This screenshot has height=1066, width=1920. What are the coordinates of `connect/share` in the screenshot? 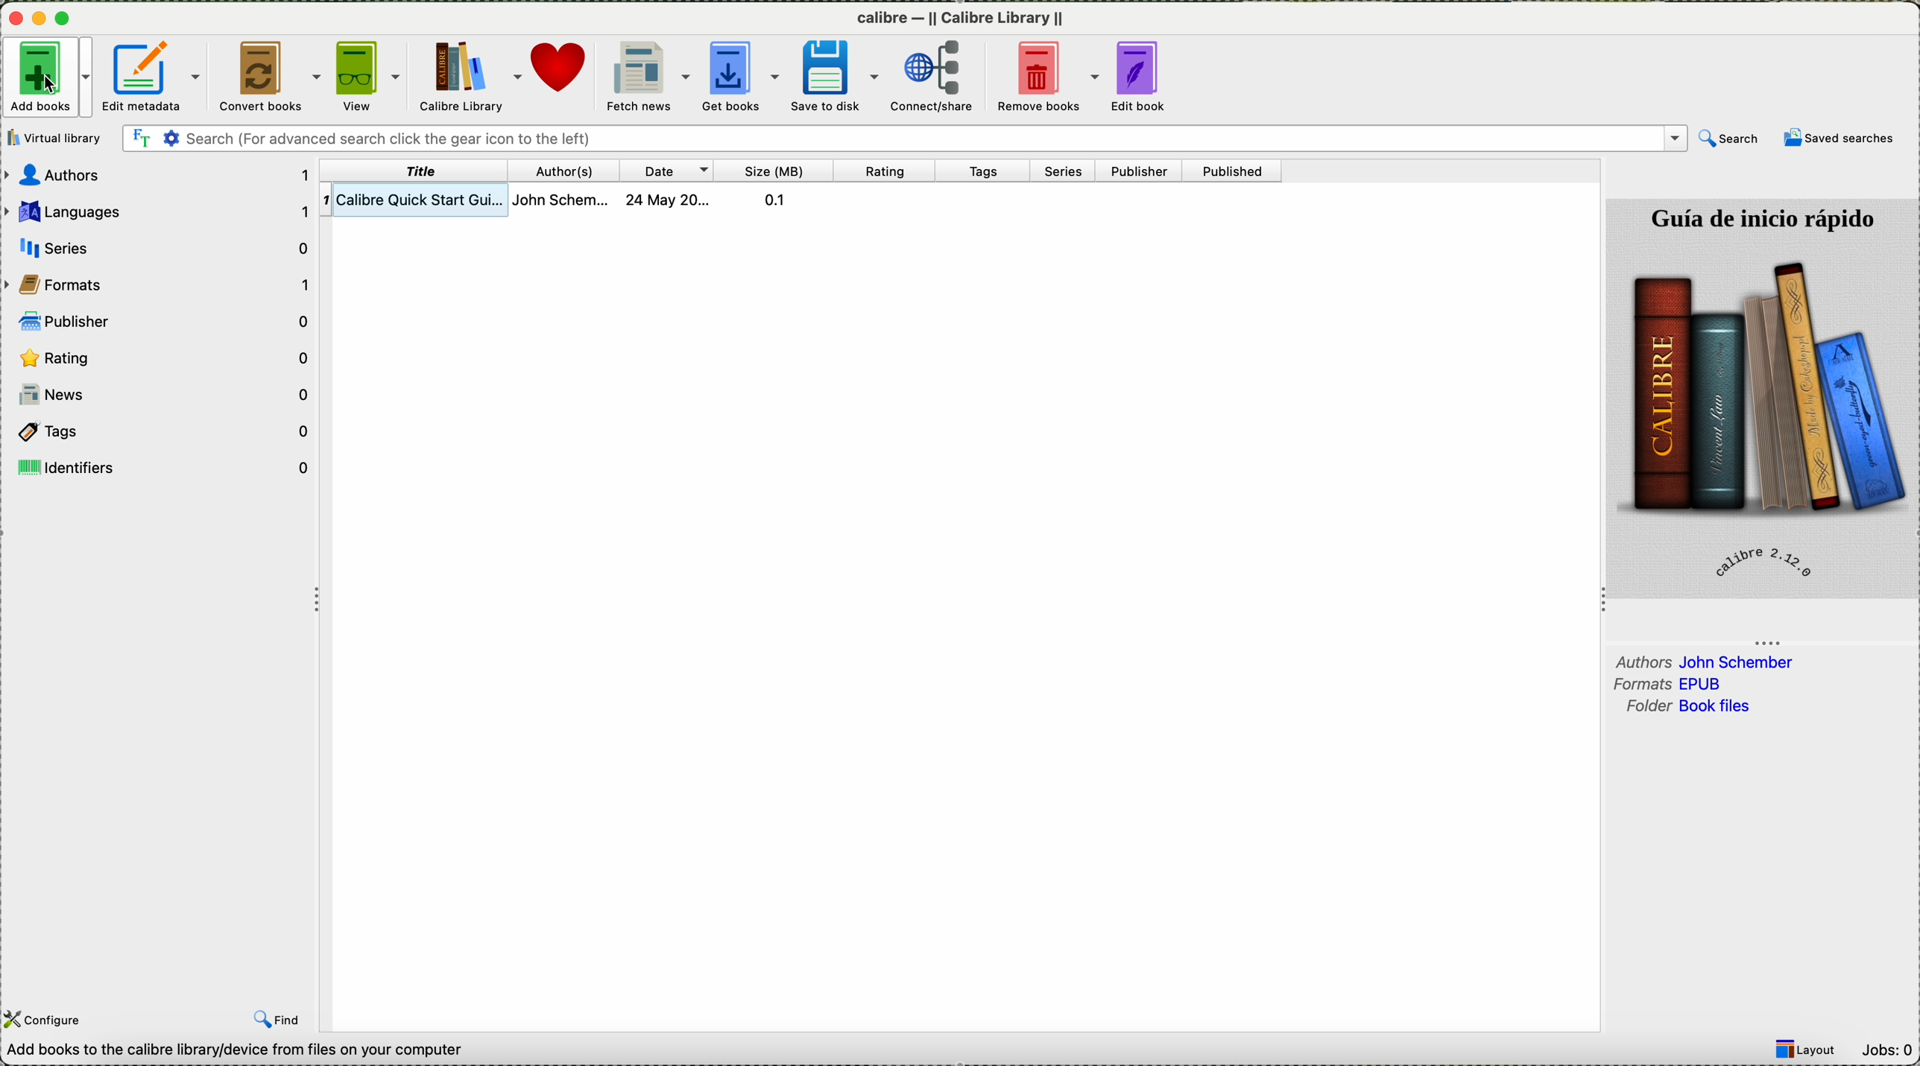 It's located at (933, 76).